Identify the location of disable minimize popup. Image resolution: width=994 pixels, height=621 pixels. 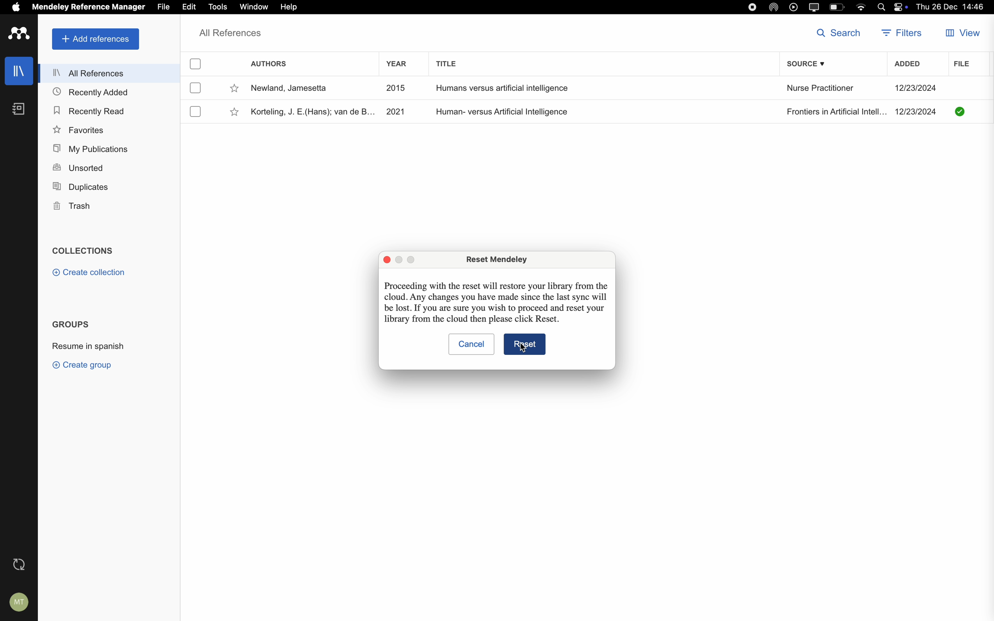
(402, 260).